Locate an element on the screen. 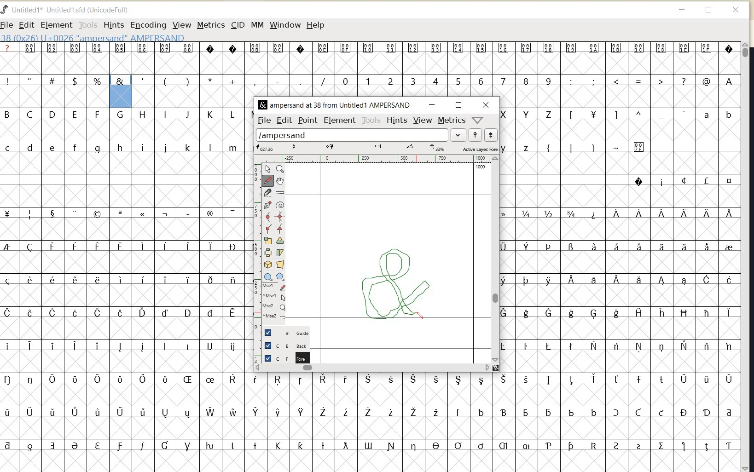  add a curve point is located at coordinates (268, 216).